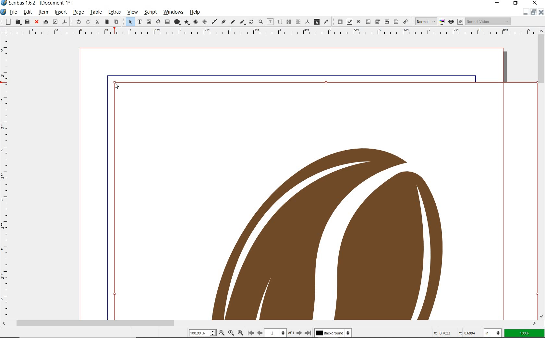 This screenshot has width=545, height=338. Describe the element at coordinates (45, 22) in the screenshot. I see `print` at that location.